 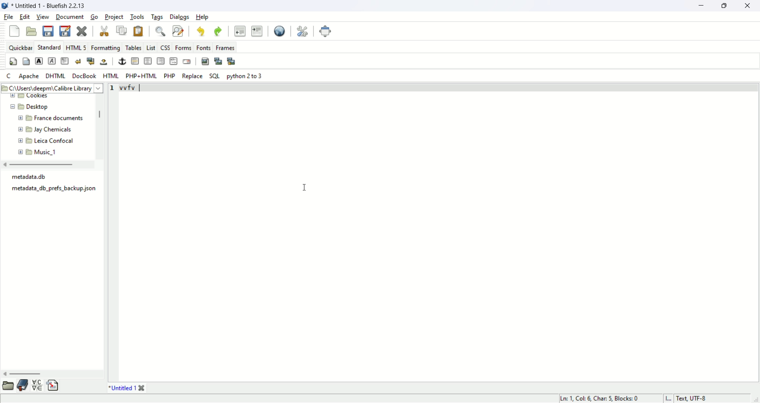 I want to click on document, so click(x=69, y=17).